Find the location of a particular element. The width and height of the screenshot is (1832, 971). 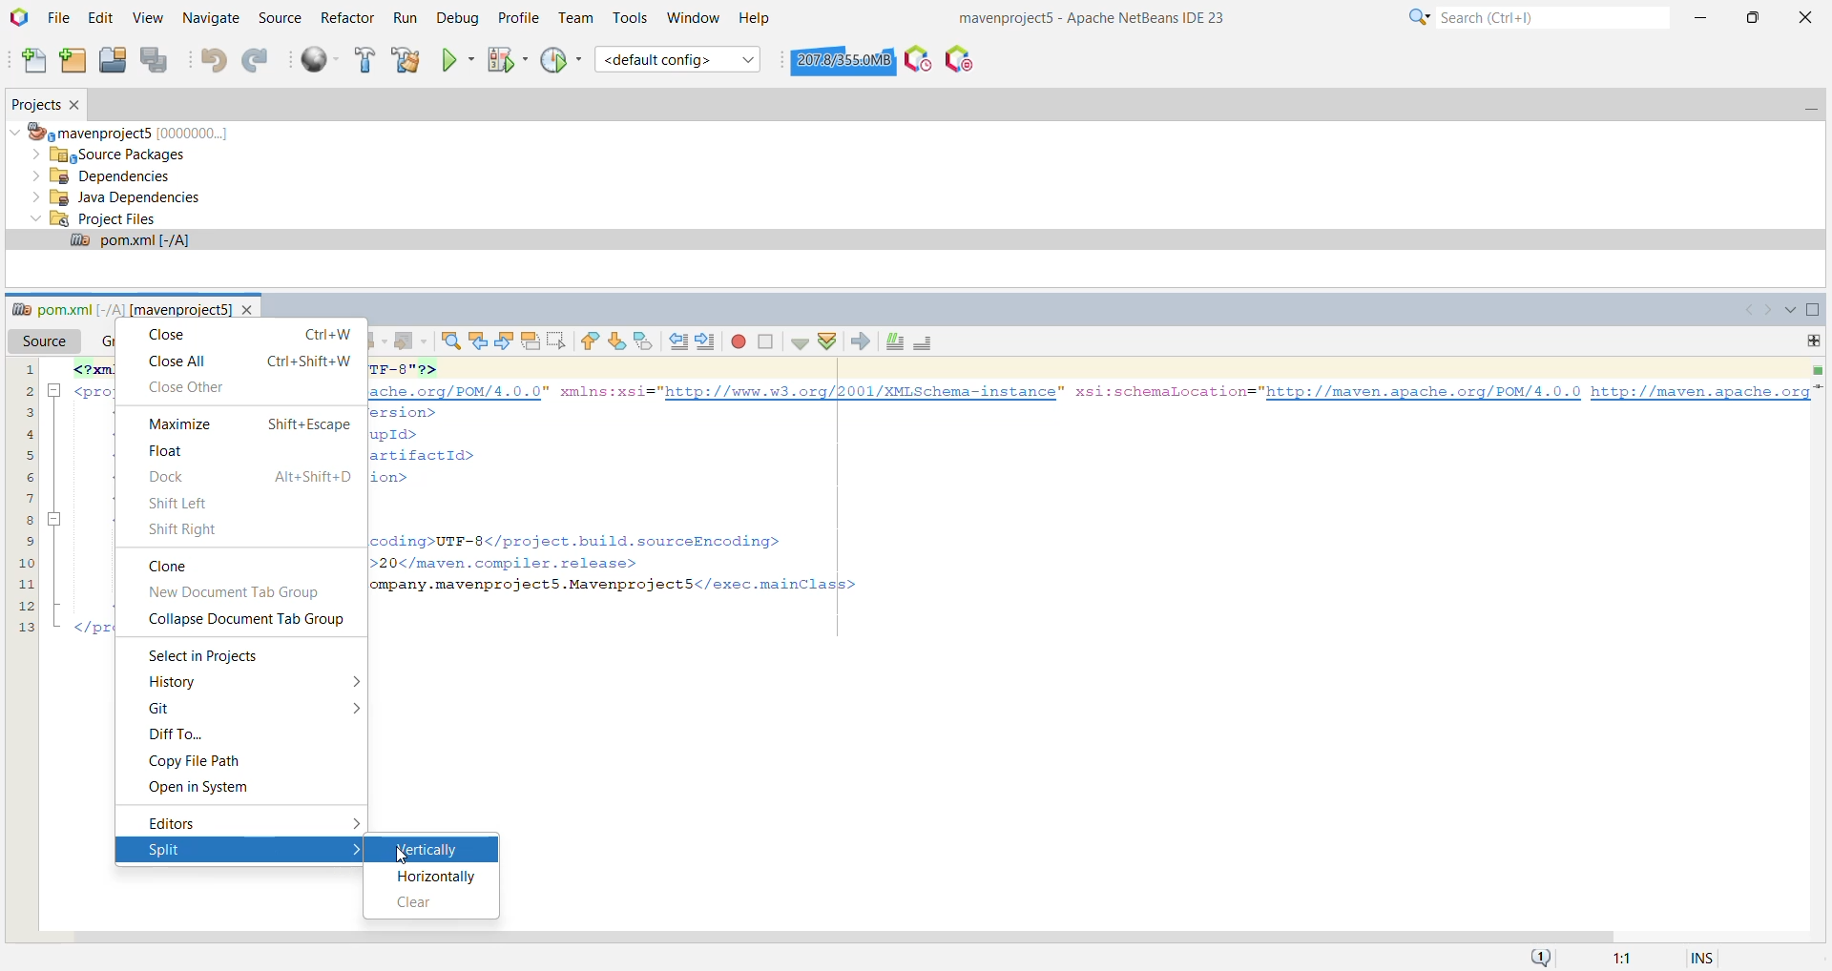

Notifications is located at coordinates (1537, 957).